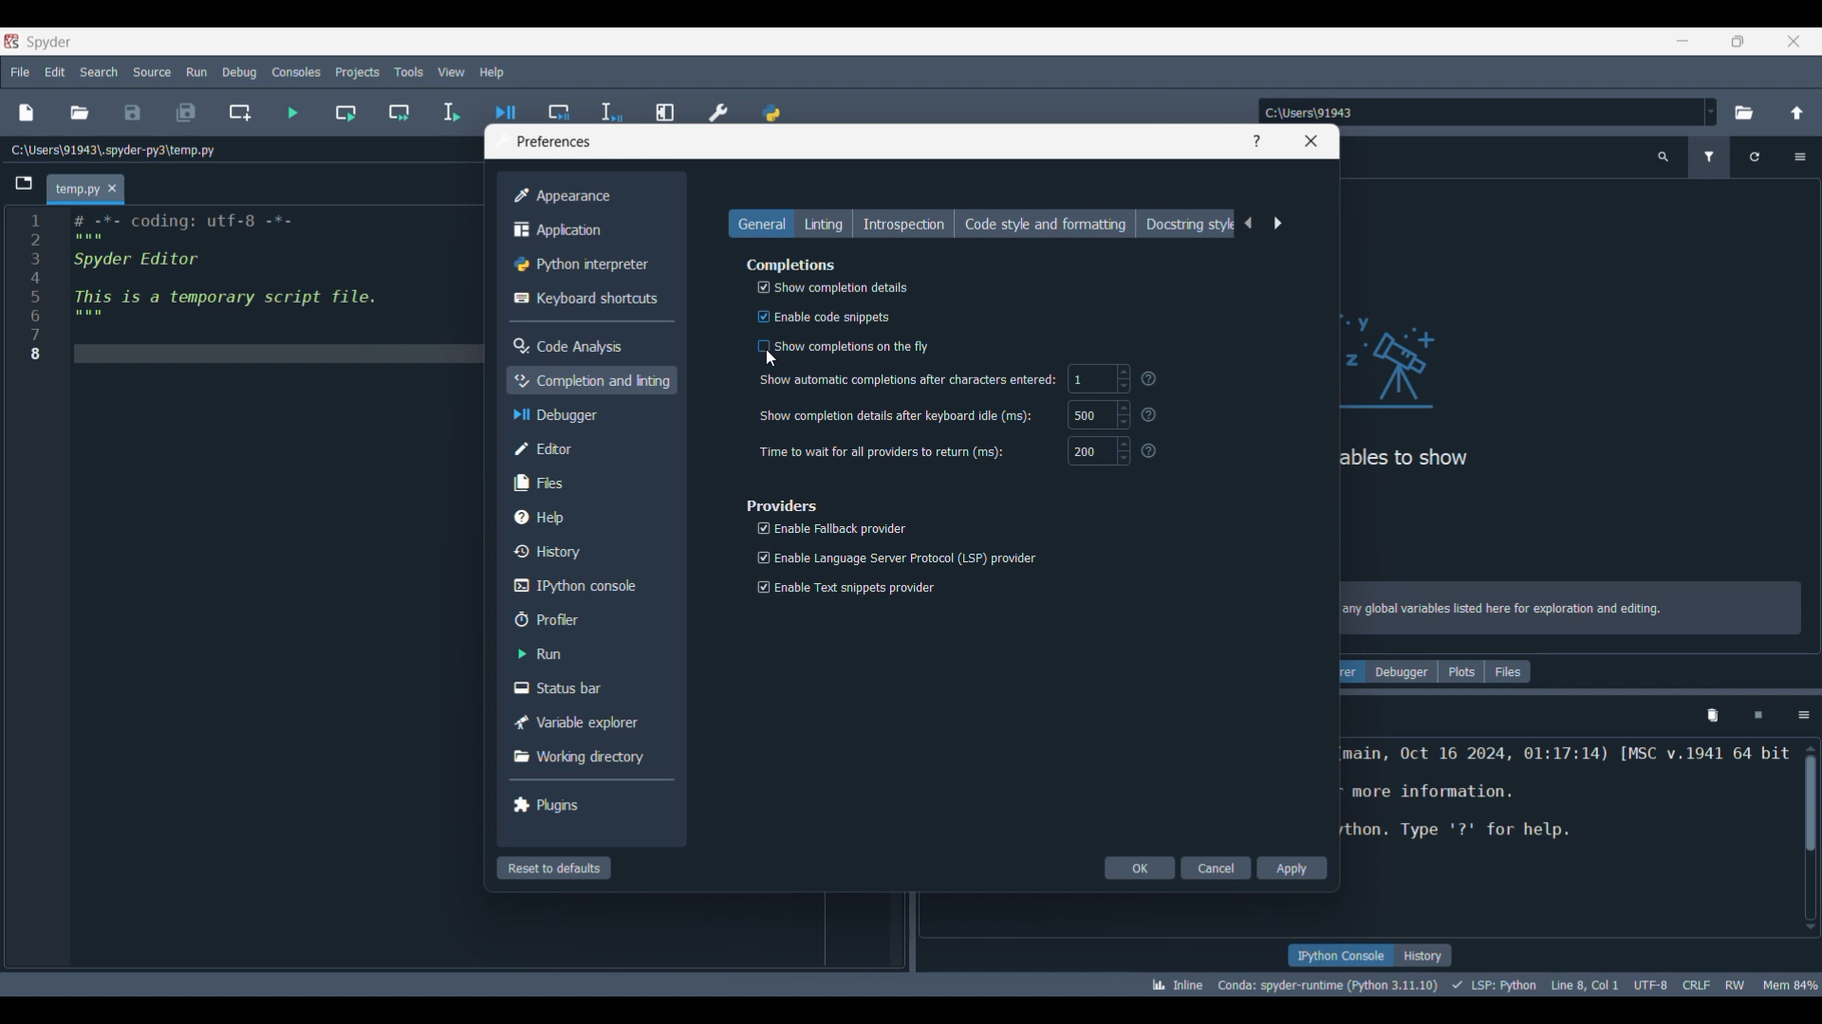 This screenshot has width=1822, height=1024. What do you see at coordinates (451, 113) in the screenshot?
I see `Run selection/current line` at bounding box center [451, 113].